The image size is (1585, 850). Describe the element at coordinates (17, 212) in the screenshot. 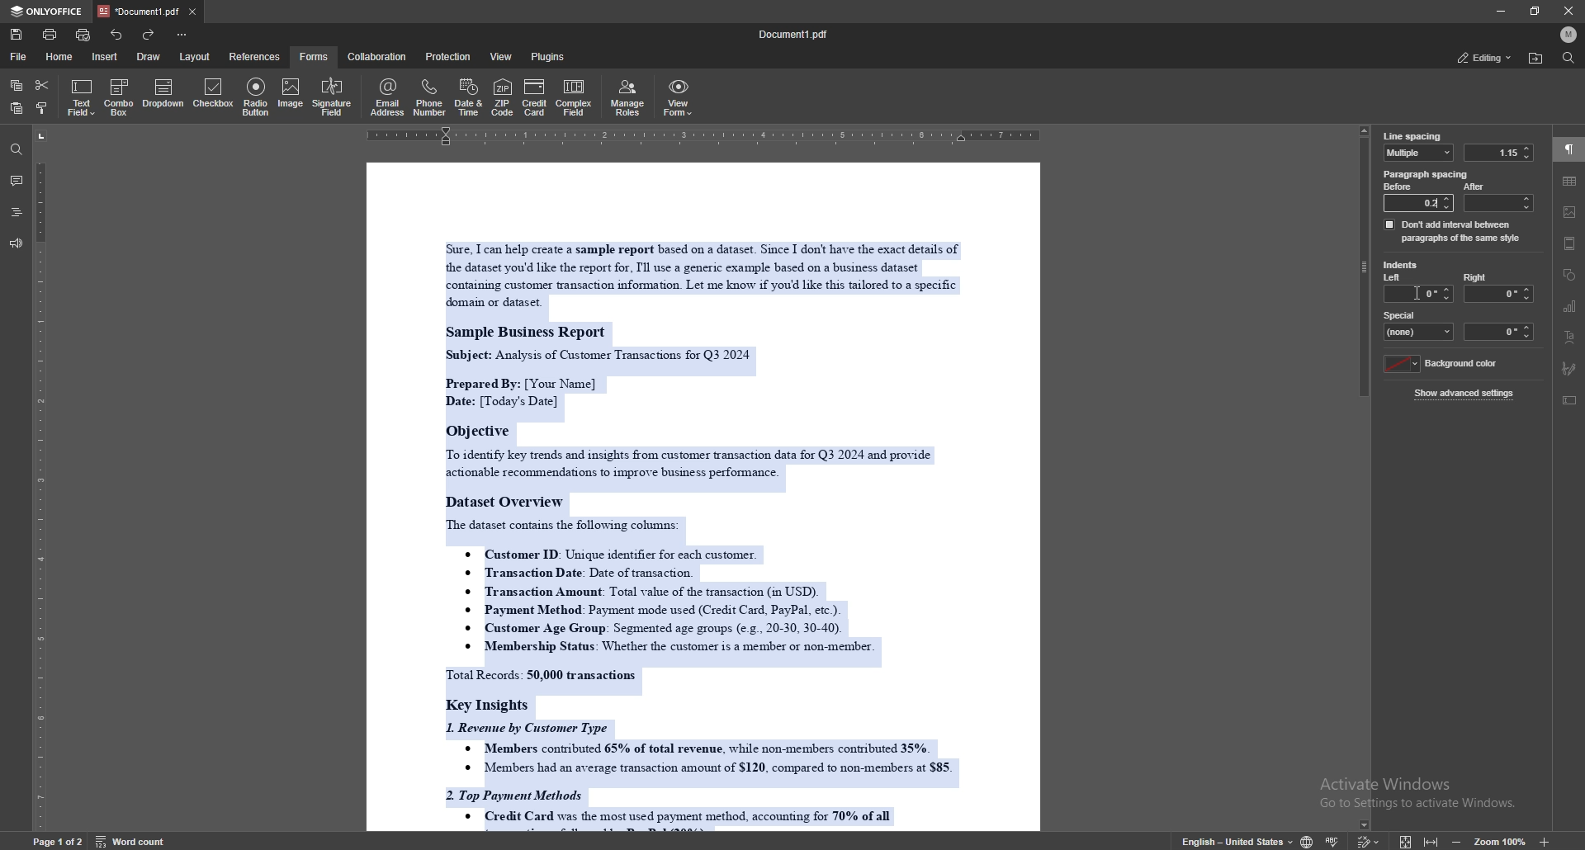

I see `headings` at that location.